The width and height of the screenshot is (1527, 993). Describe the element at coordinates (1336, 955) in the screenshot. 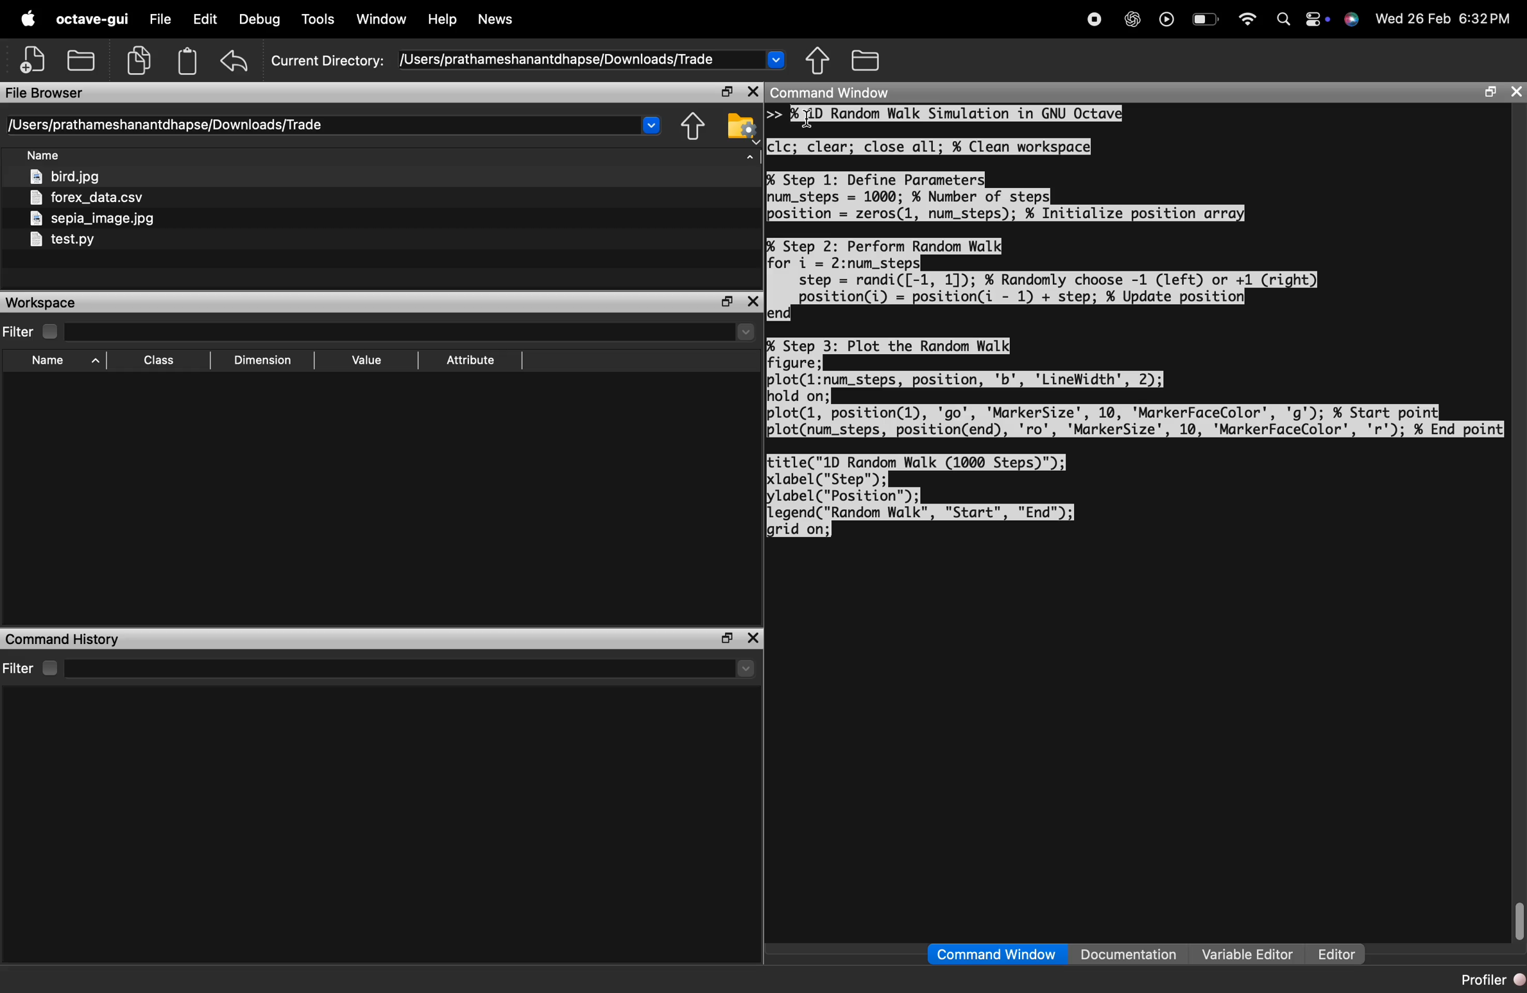

I see `editor` at that location.